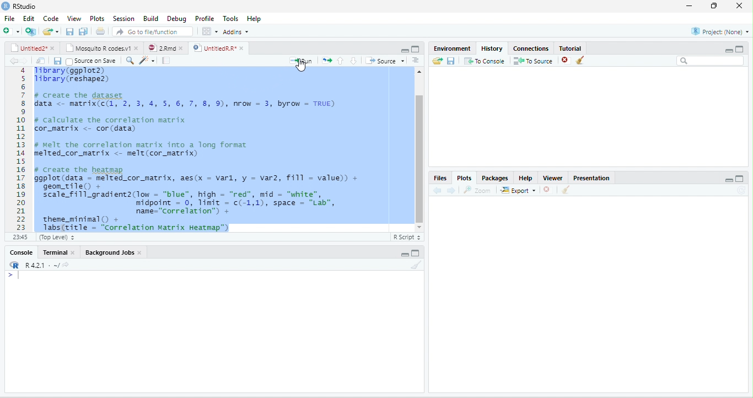 The image size is (753, 398). I want to click on export, so click(518, 191).